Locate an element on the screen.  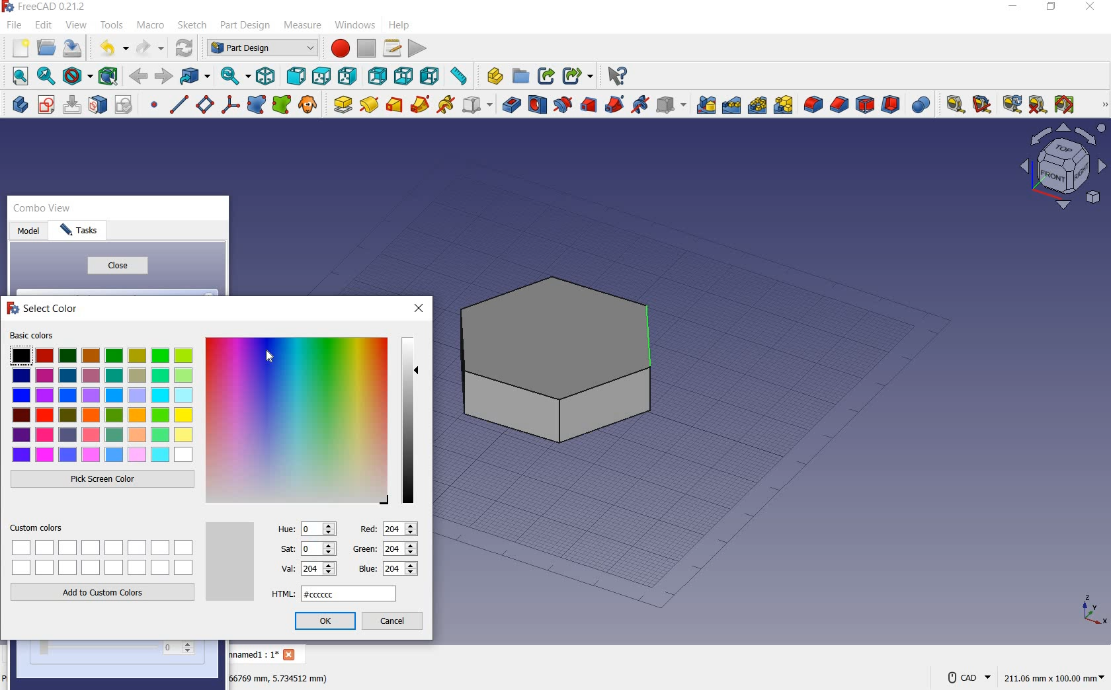
create a cloe is located at coordinates (308, 105).